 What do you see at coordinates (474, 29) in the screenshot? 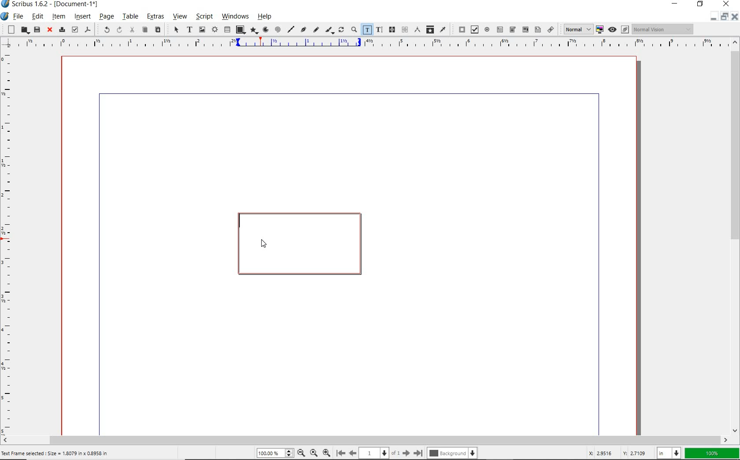
I see `pdf check box` at bounding box center [474, 29].